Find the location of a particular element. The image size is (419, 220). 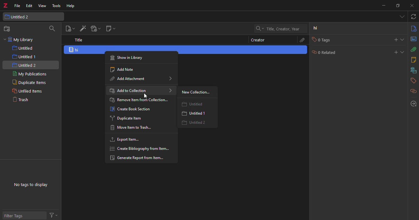

hi is located at coordinates (316, 28).